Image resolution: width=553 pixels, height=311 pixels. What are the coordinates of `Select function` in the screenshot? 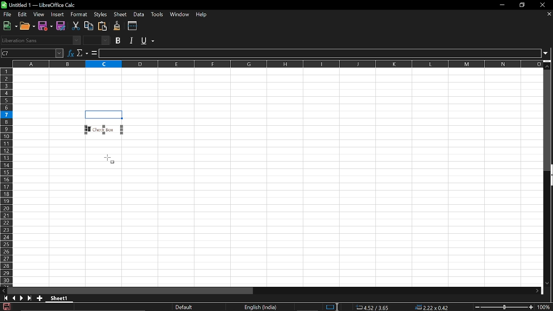 It's located at (83, 53).